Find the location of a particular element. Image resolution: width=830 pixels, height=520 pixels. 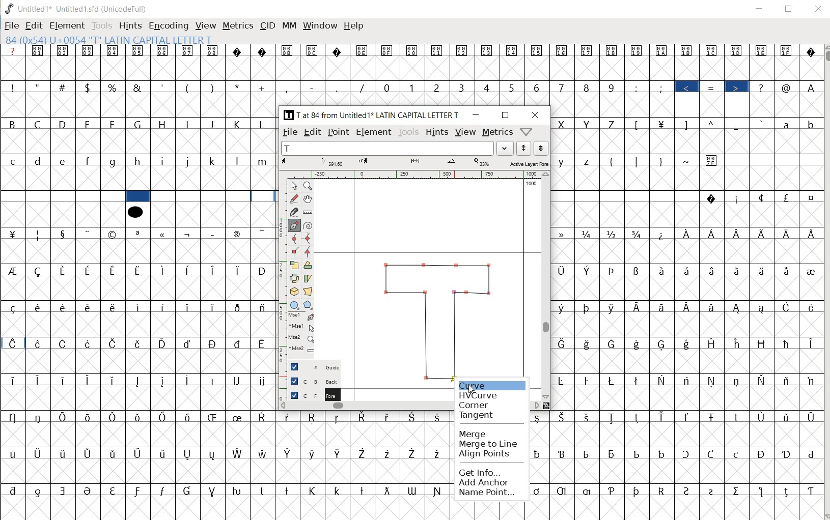

Symbol is located at coordinates (688, 270).